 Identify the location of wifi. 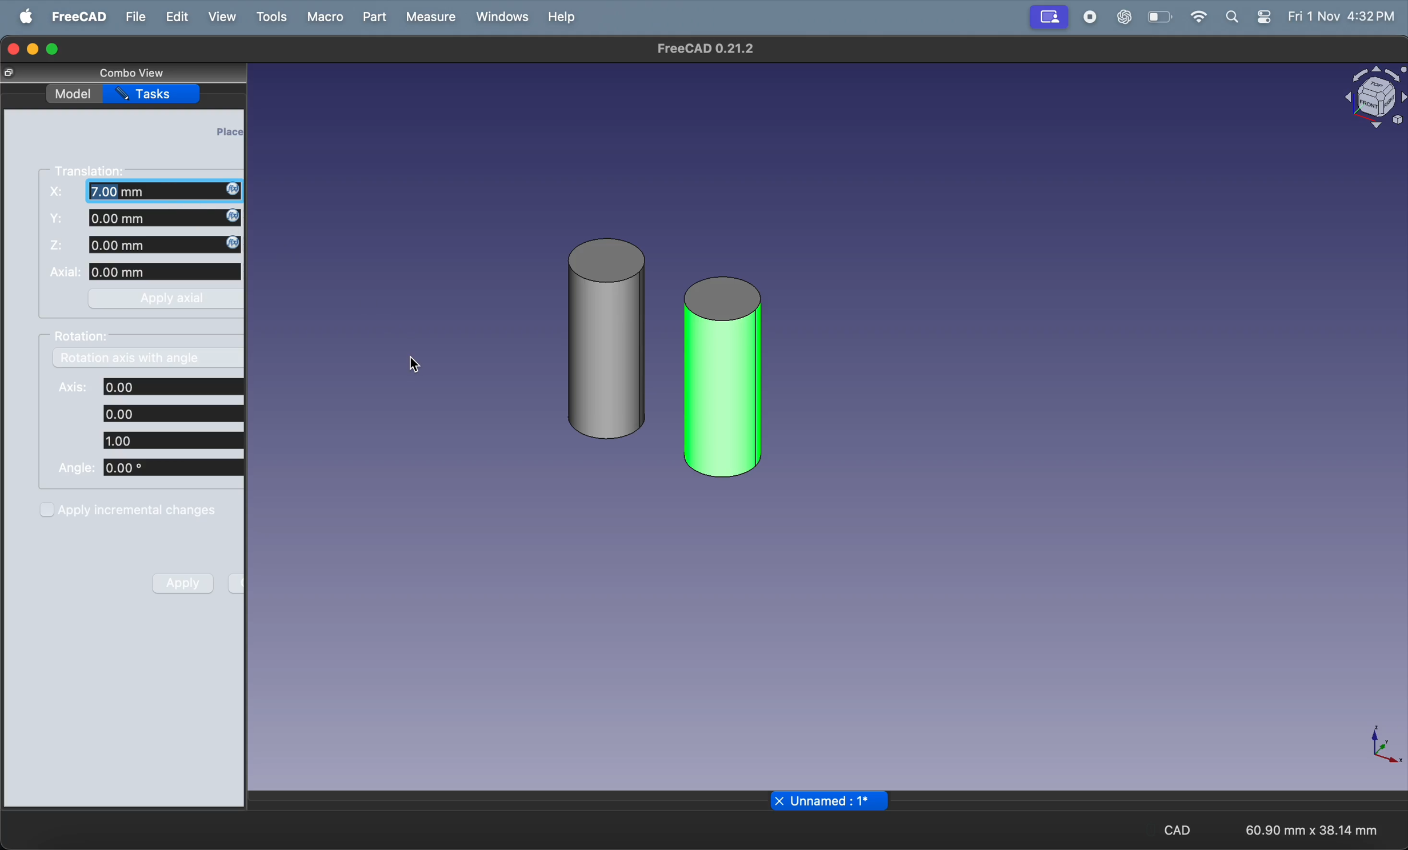
(1198, 17).